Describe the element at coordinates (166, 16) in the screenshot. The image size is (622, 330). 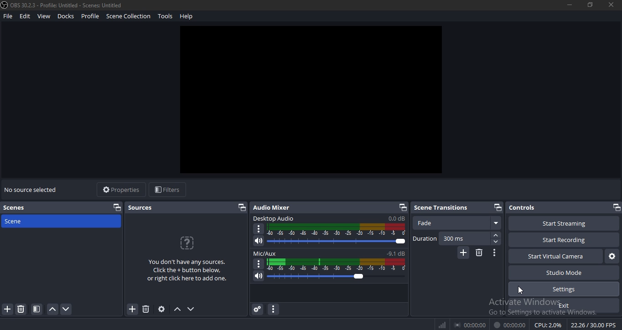
I see `tools` at that location.